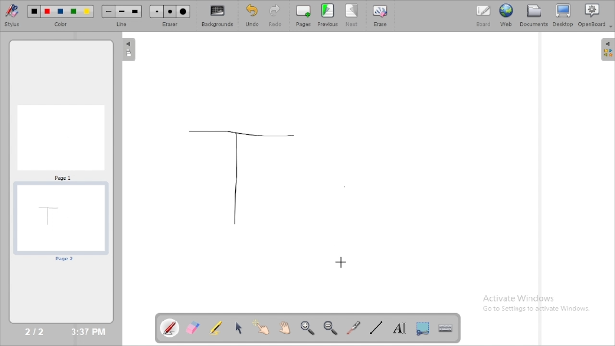 This screenshot has width=615, height=346. Describe the element at coordinates (307, 328) in the screenshot. I see `zoom in` at that location.